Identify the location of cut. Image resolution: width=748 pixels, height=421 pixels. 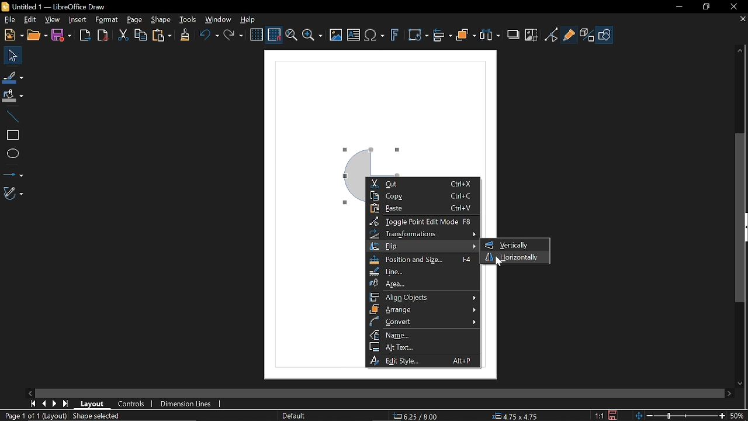
(121, 35).